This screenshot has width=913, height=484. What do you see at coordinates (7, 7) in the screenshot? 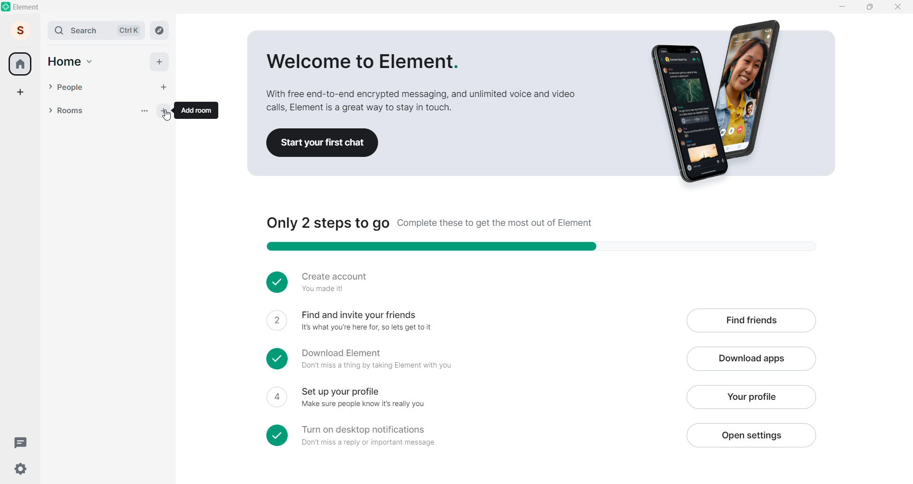
I see `Logo` at bounding box center [7, 7].